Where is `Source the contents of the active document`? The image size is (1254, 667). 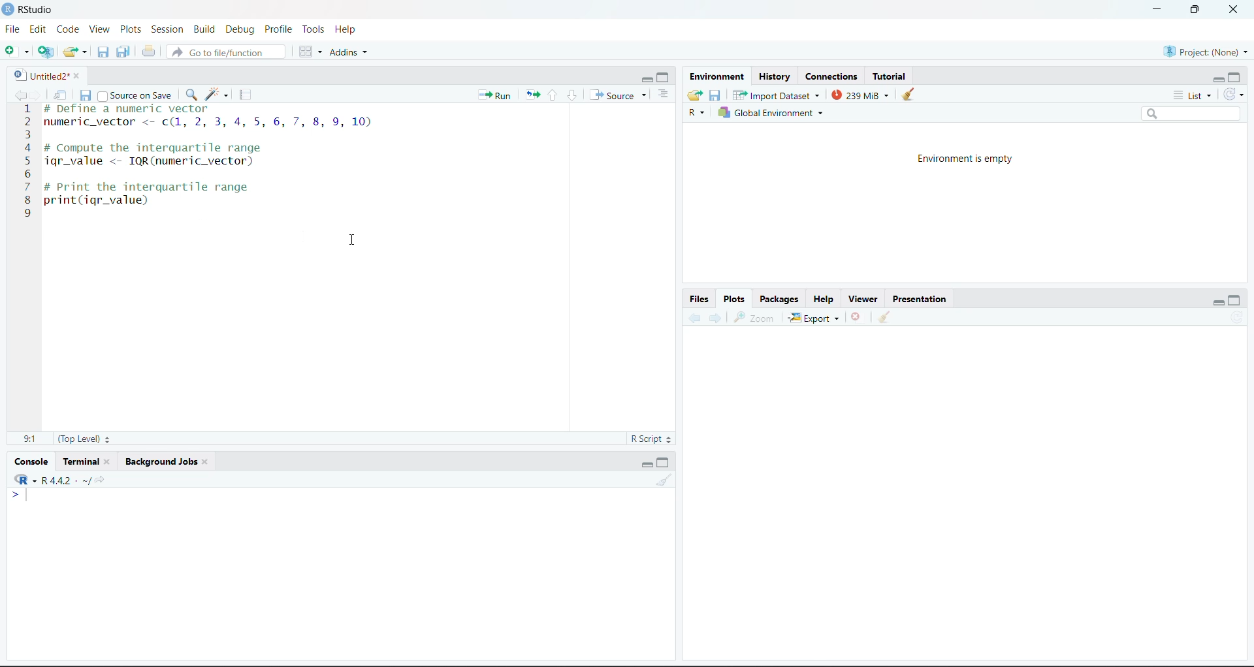 Source the contents of the active document is located at coordinates (619, 95).